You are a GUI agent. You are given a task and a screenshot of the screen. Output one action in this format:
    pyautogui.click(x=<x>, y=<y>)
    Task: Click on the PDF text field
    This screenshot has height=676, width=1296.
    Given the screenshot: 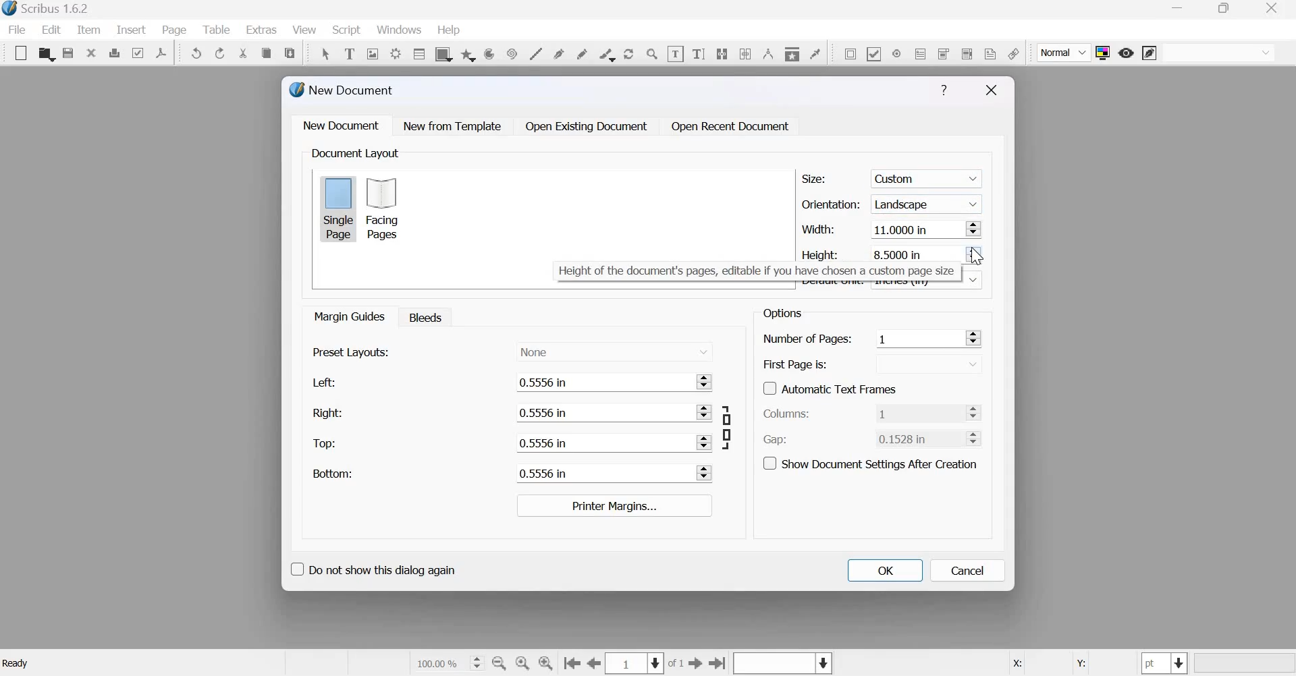 What is the action you would take?
    pyautogui.click(x=921, y=53)
    